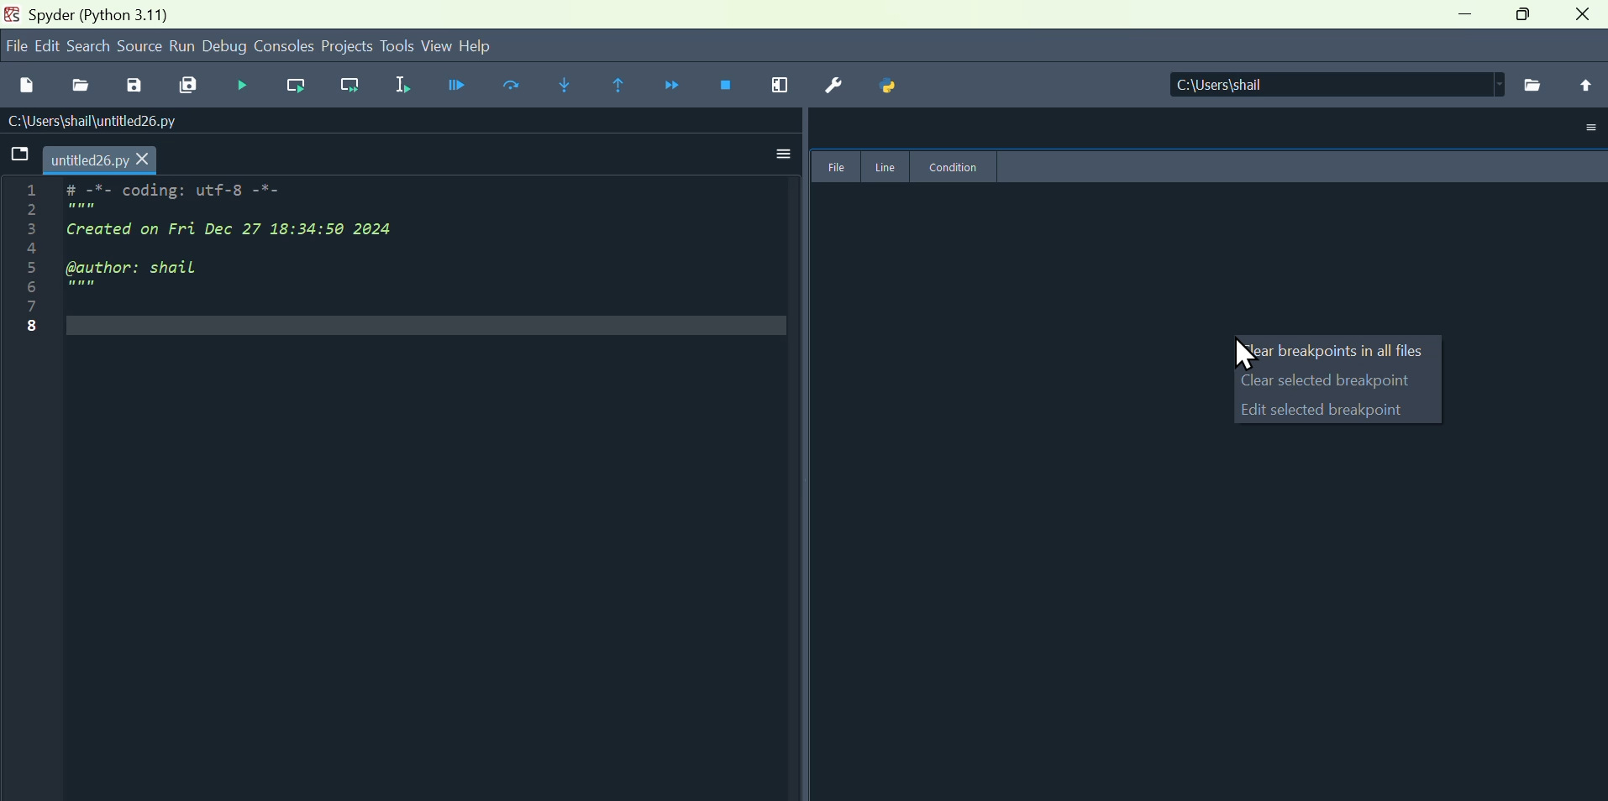  Describe the element at coordinates (435, 45) in the screenshot. I see `View` at that location.